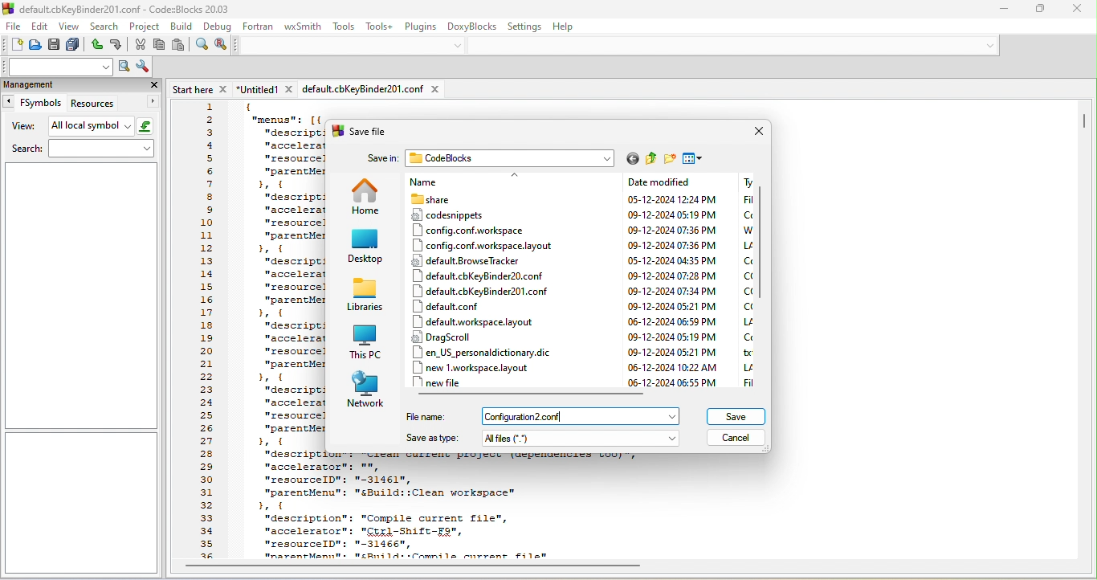 The image size is (1097, 580). Describe the element at coordinates (124, 67) in the screenshot. I see `run search` at that location.